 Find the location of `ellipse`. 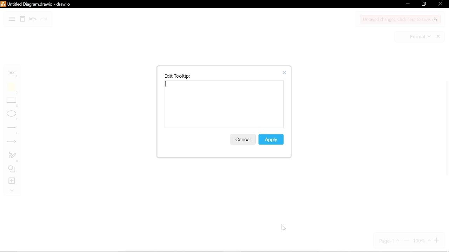

ellipse is located at coordinates (12, 115).